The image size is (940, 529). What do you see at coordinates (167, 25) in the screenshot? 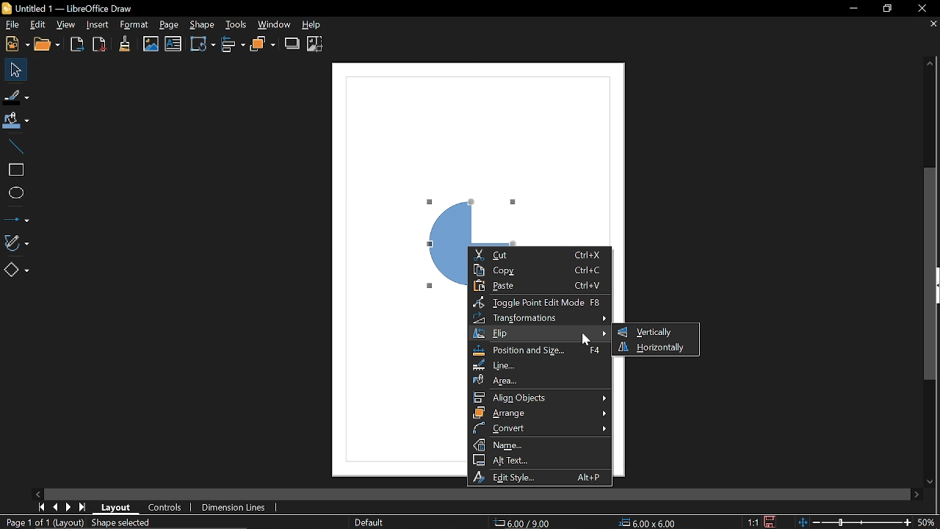
I see `Page` at bounding box center [167, 25].